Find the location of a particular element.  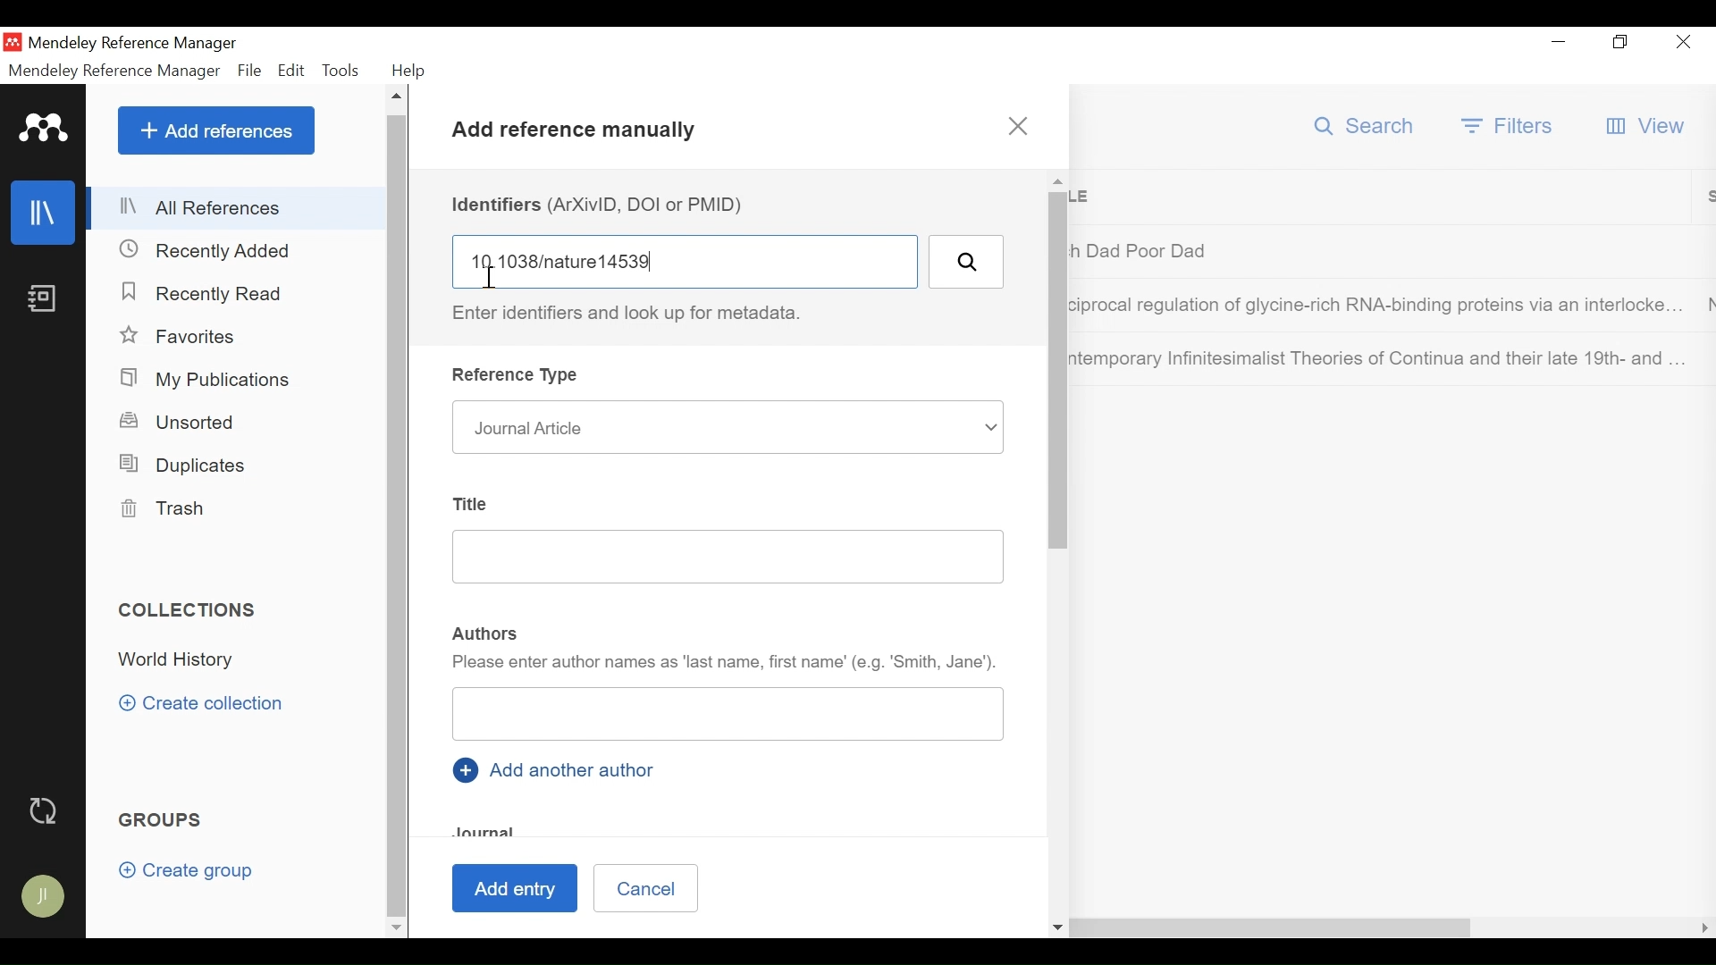

cursor is located at coordinates (497, 280).